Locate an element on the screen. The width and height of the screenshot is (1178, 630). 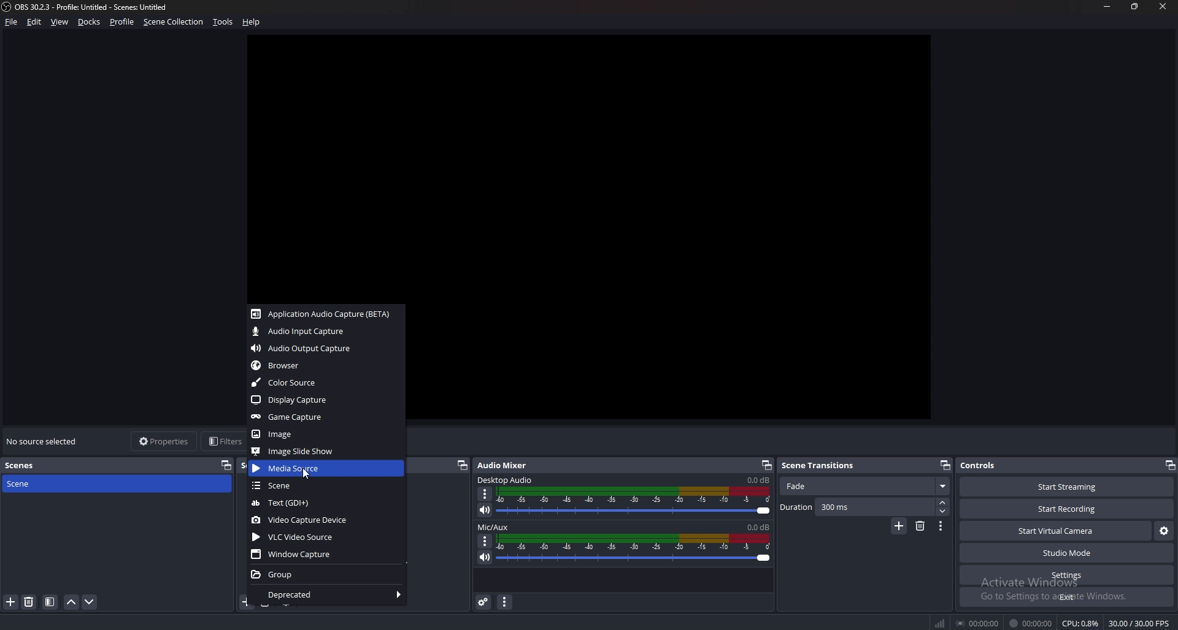
Pop out is located at coordinates (766, 466).